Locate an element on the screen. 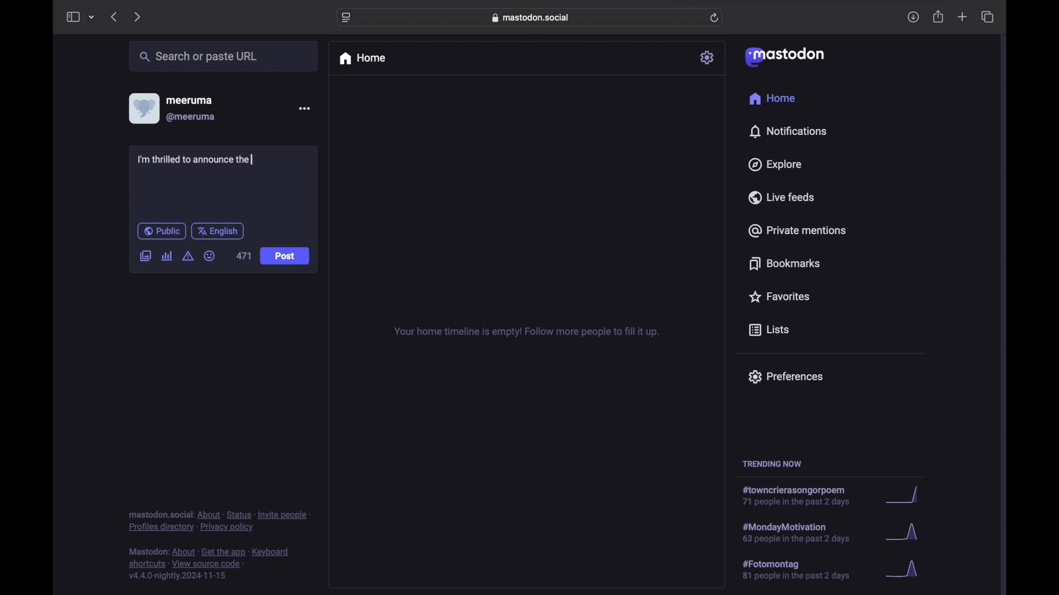 Image resolution: width=1059 pixels, height=595 pixels. preferences is located at coordinates (785, 377).